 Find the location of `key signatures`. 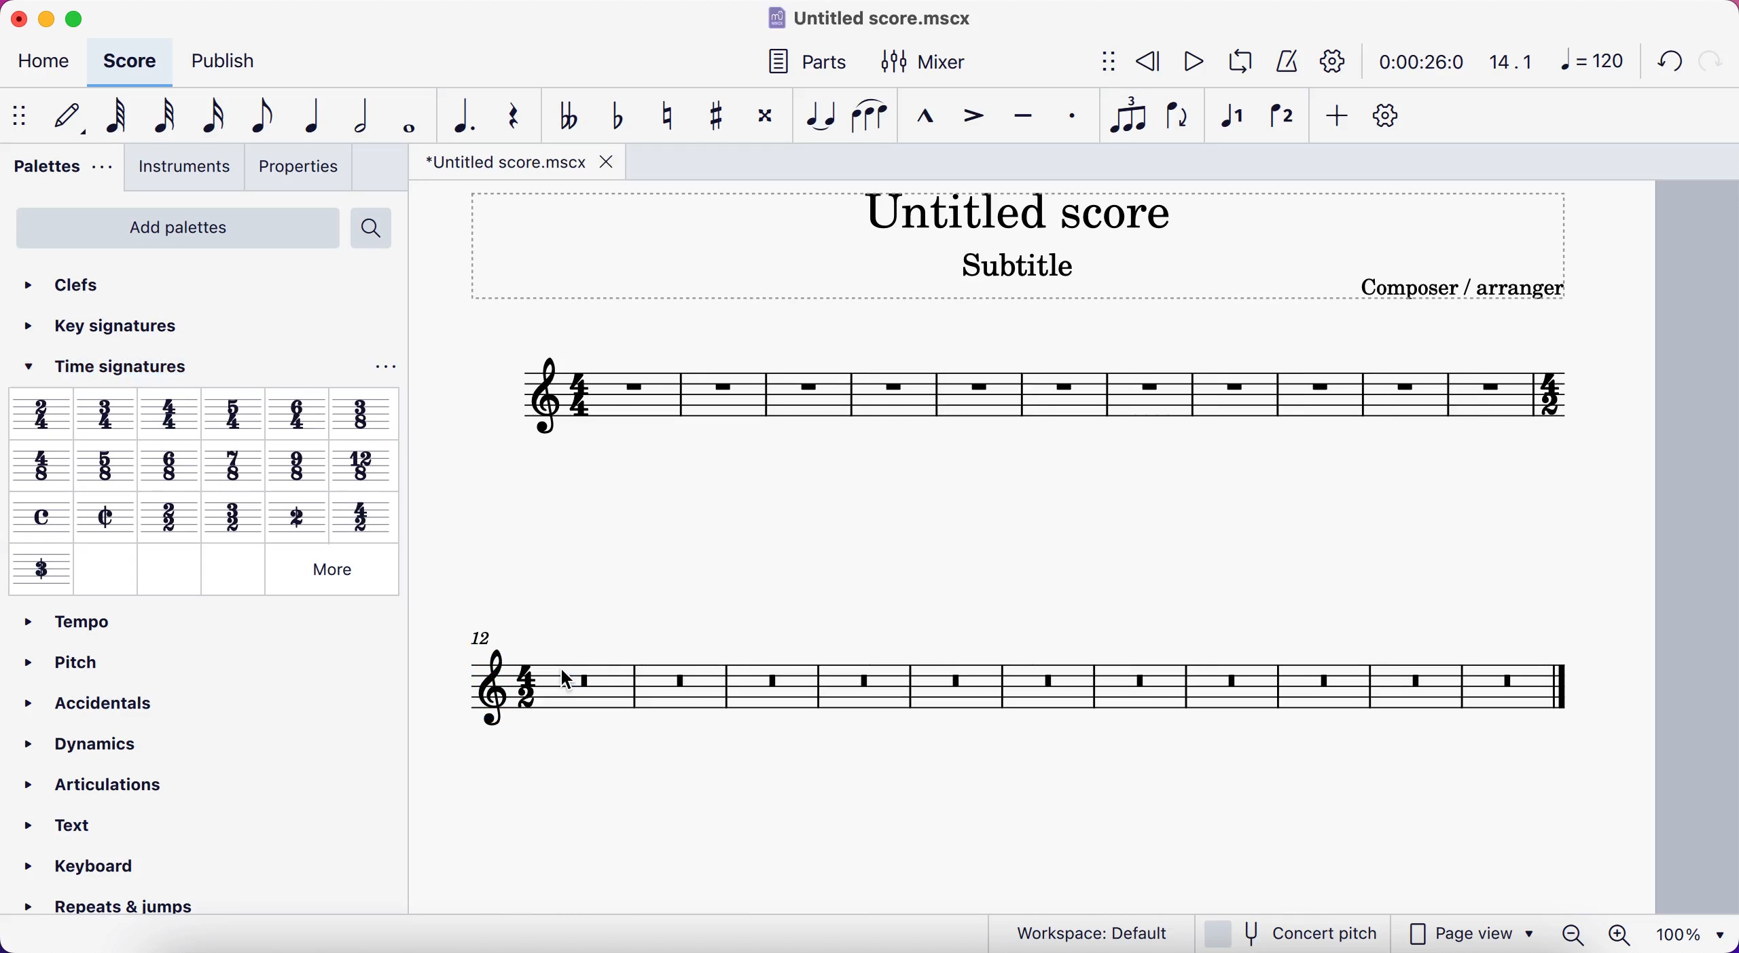

key signatures is located at coordinates (126, 329).